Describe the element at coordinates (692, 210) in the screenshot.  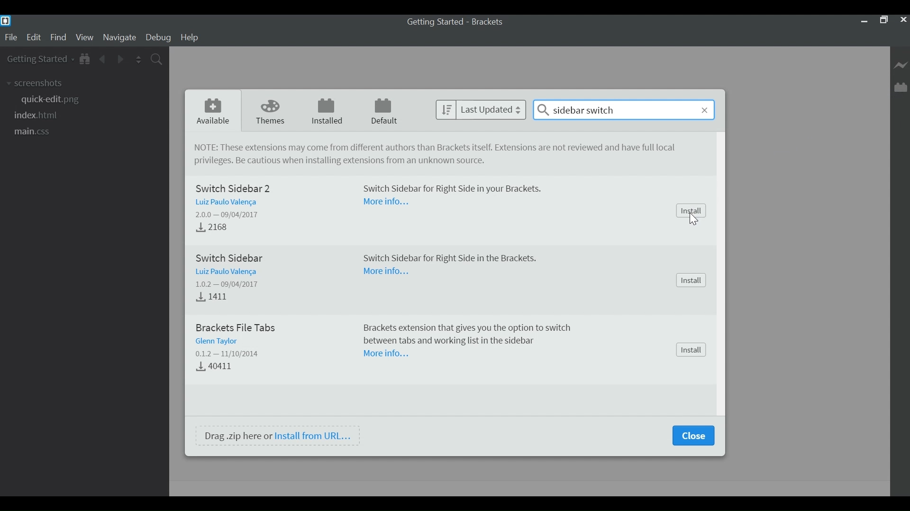
I see `Install` at that location.